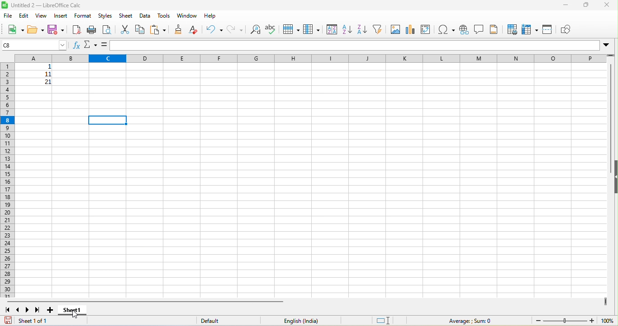  What do you see at coordinates (377, 29) in the screenshot?
I see `filter` at bounding box center [377, 29].